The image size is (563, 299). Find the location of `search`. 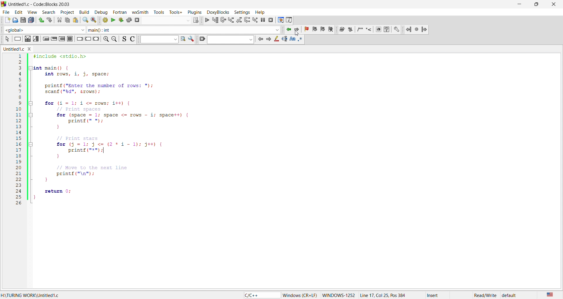

search is located at coordinates (49, 11).